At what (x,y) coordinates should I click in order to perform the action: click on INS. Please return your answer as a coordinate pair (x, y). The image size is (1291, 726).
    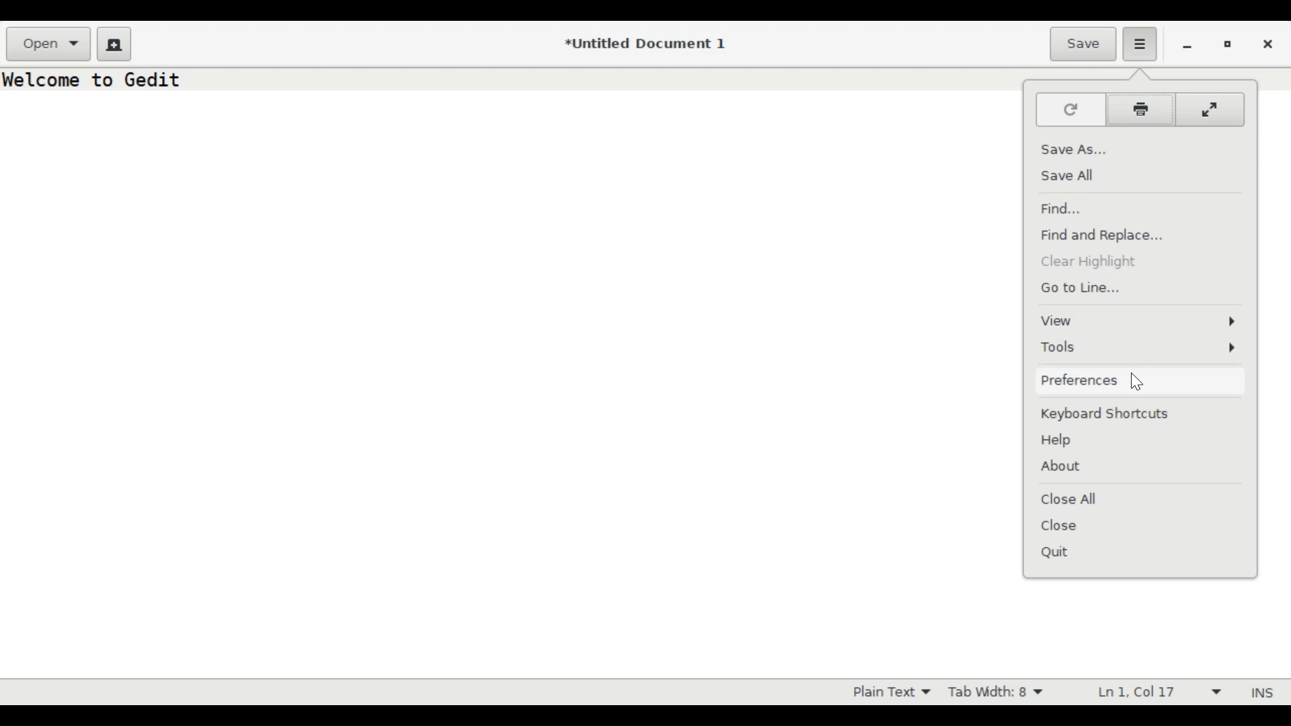
    Looking at the image, I should click on (1258, 692).